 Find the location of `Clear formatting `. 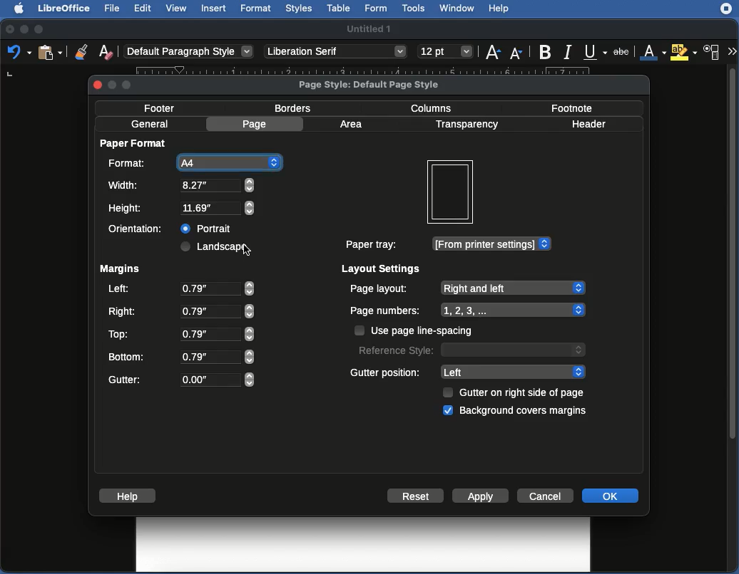

Clear formatting  is located at coordinates (106, 53).